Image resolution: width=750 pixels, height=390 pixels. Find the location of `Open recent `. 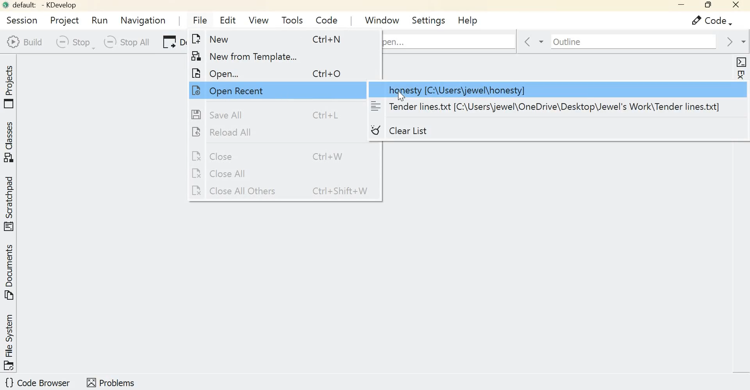

Open recent  is located at coordinates (262, 90).